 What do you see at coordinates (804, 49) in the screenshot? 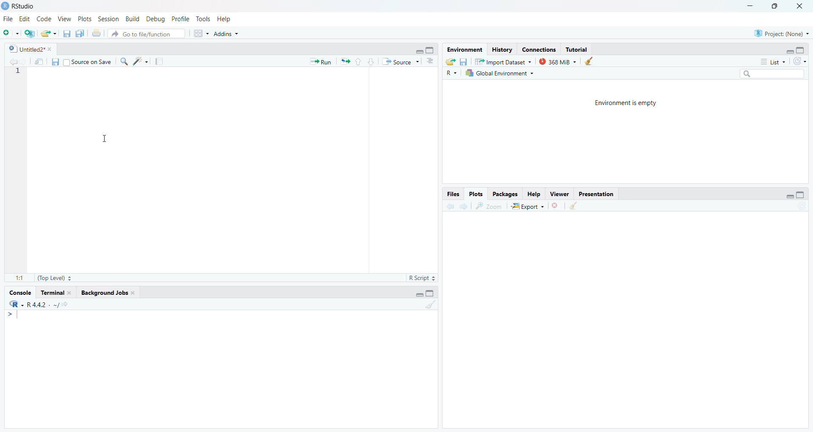
I see `maximise` at bounding box center [804, 49].